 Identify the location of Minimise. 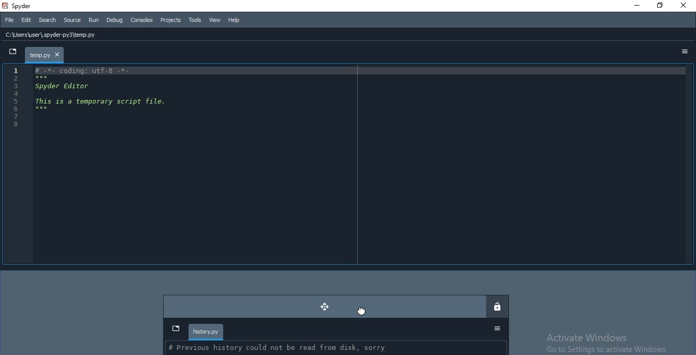
(635, 5).